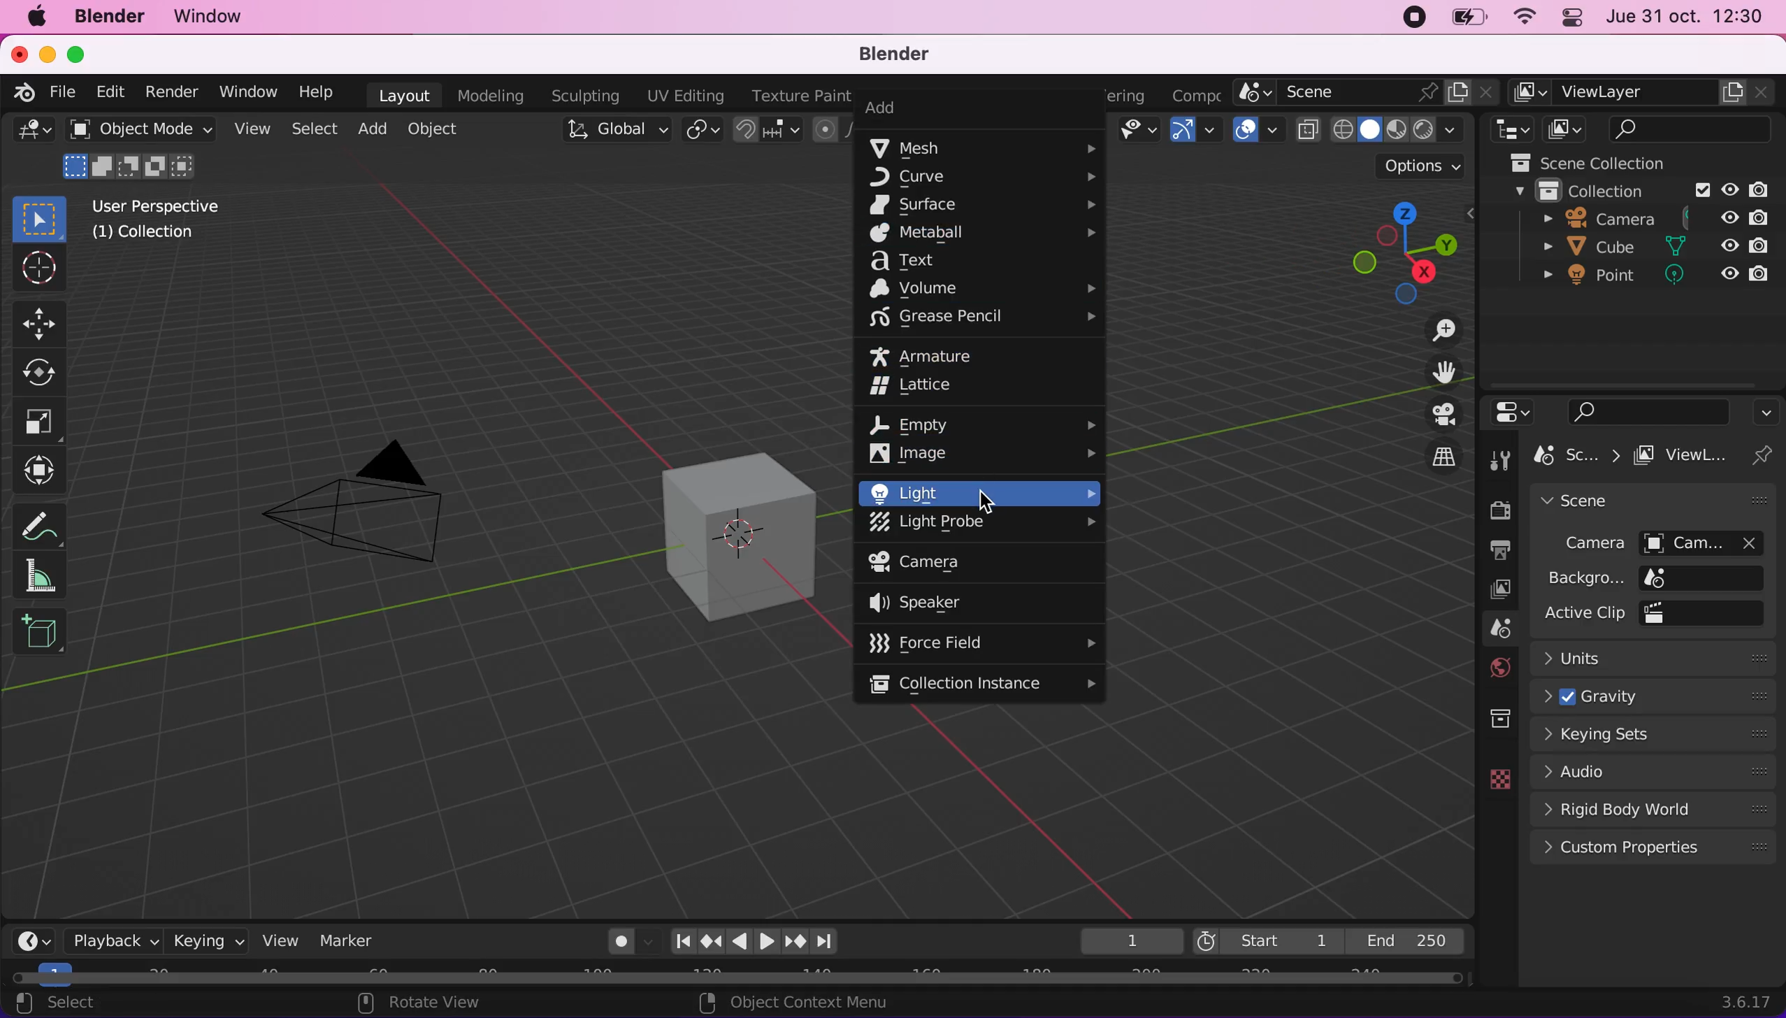 The width and height of the screenshot is (1786, 1018). I want to click on disable in renders, so click(1766, 188).